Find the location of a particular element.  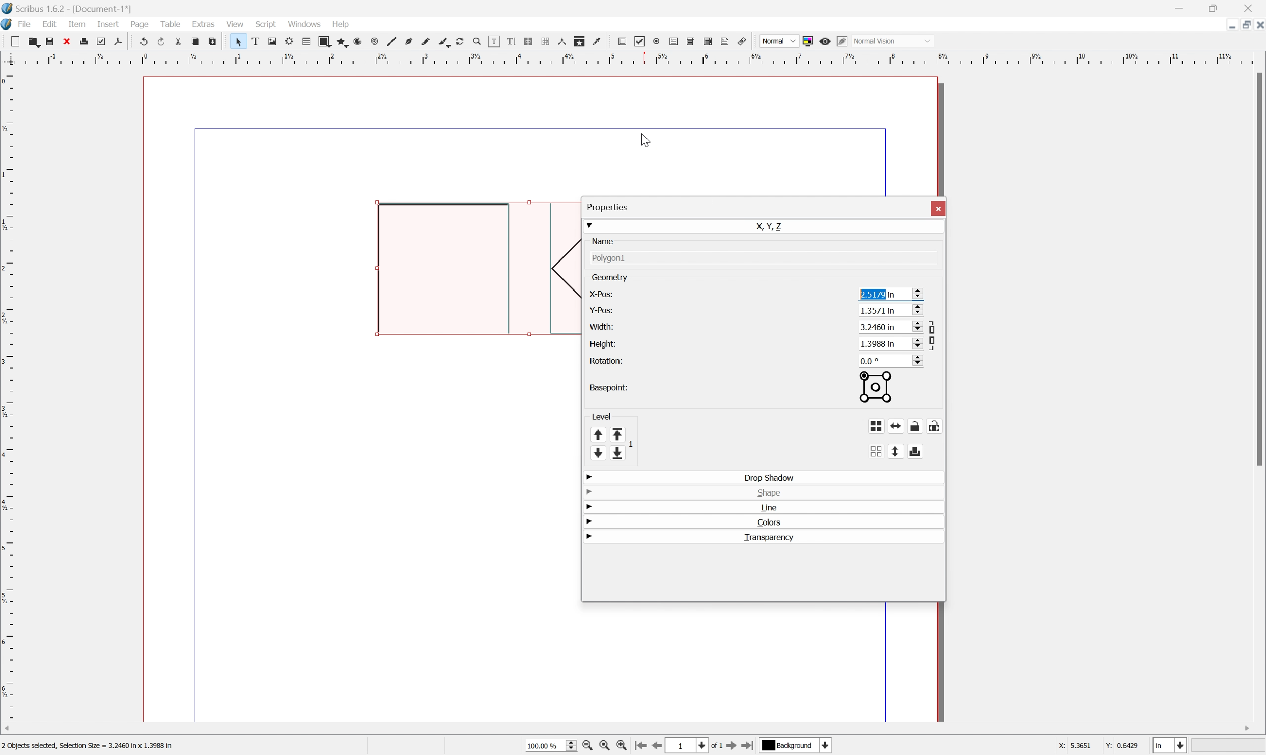

Close is located at coordinates (1252, 7).